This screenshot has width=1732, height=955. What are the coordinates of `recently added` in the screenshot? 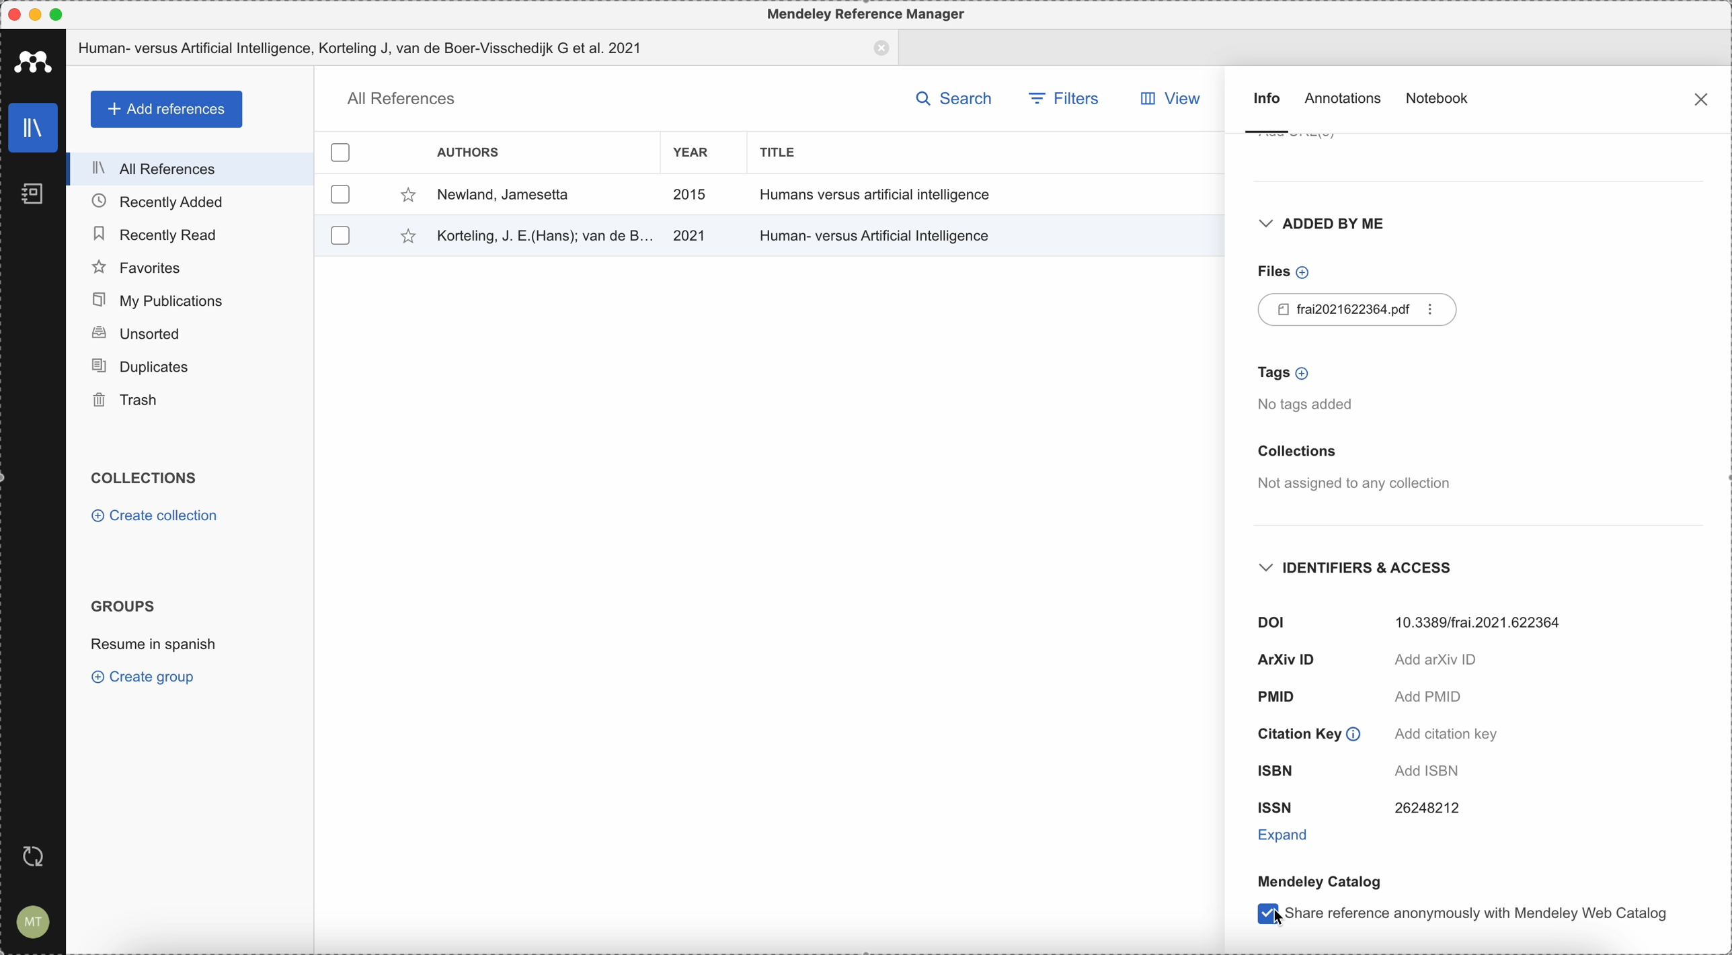 It's located at (190, 202).